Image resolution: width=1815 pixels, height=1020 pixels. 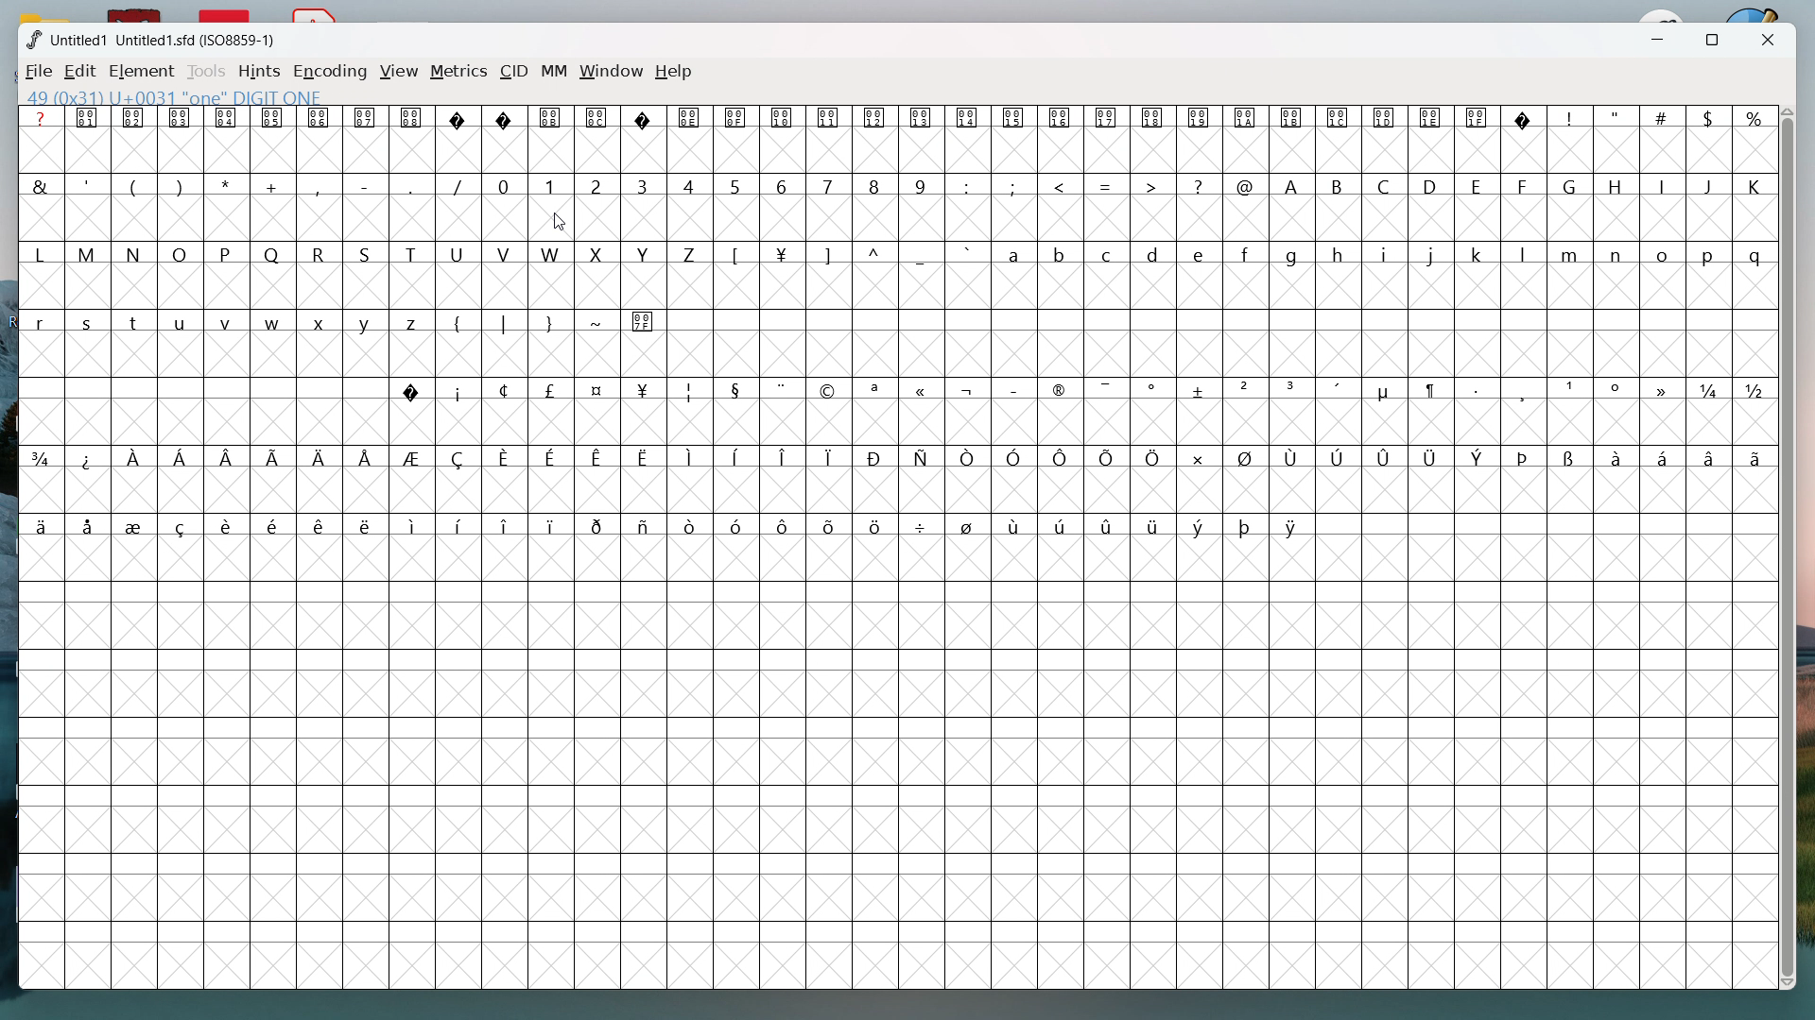 I want to click on symbol, so click(x=1619, y=389).